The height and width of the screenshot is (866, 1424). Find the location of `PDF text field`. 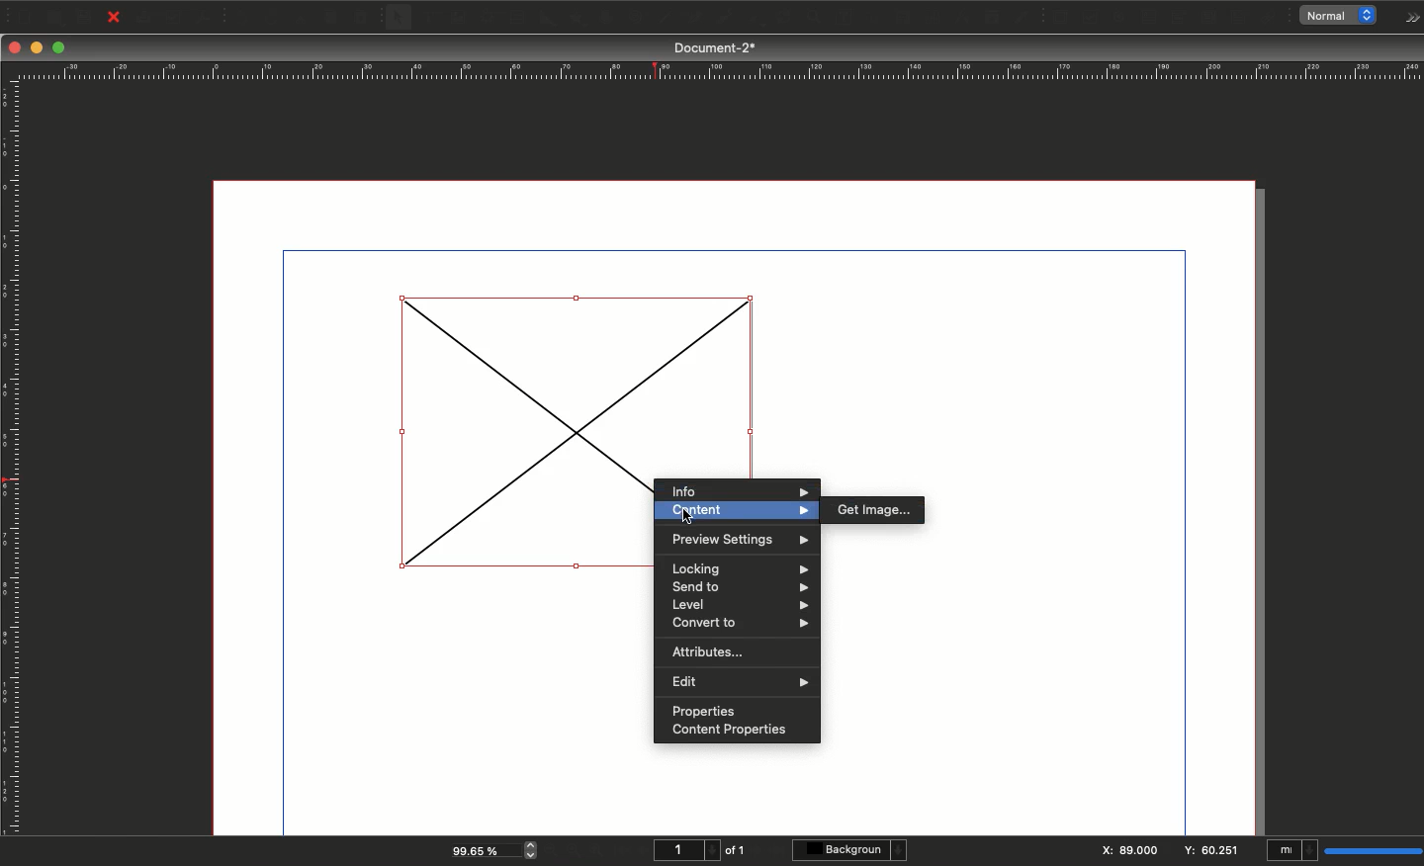

PDF text field is located at coordinates (1148, 18).